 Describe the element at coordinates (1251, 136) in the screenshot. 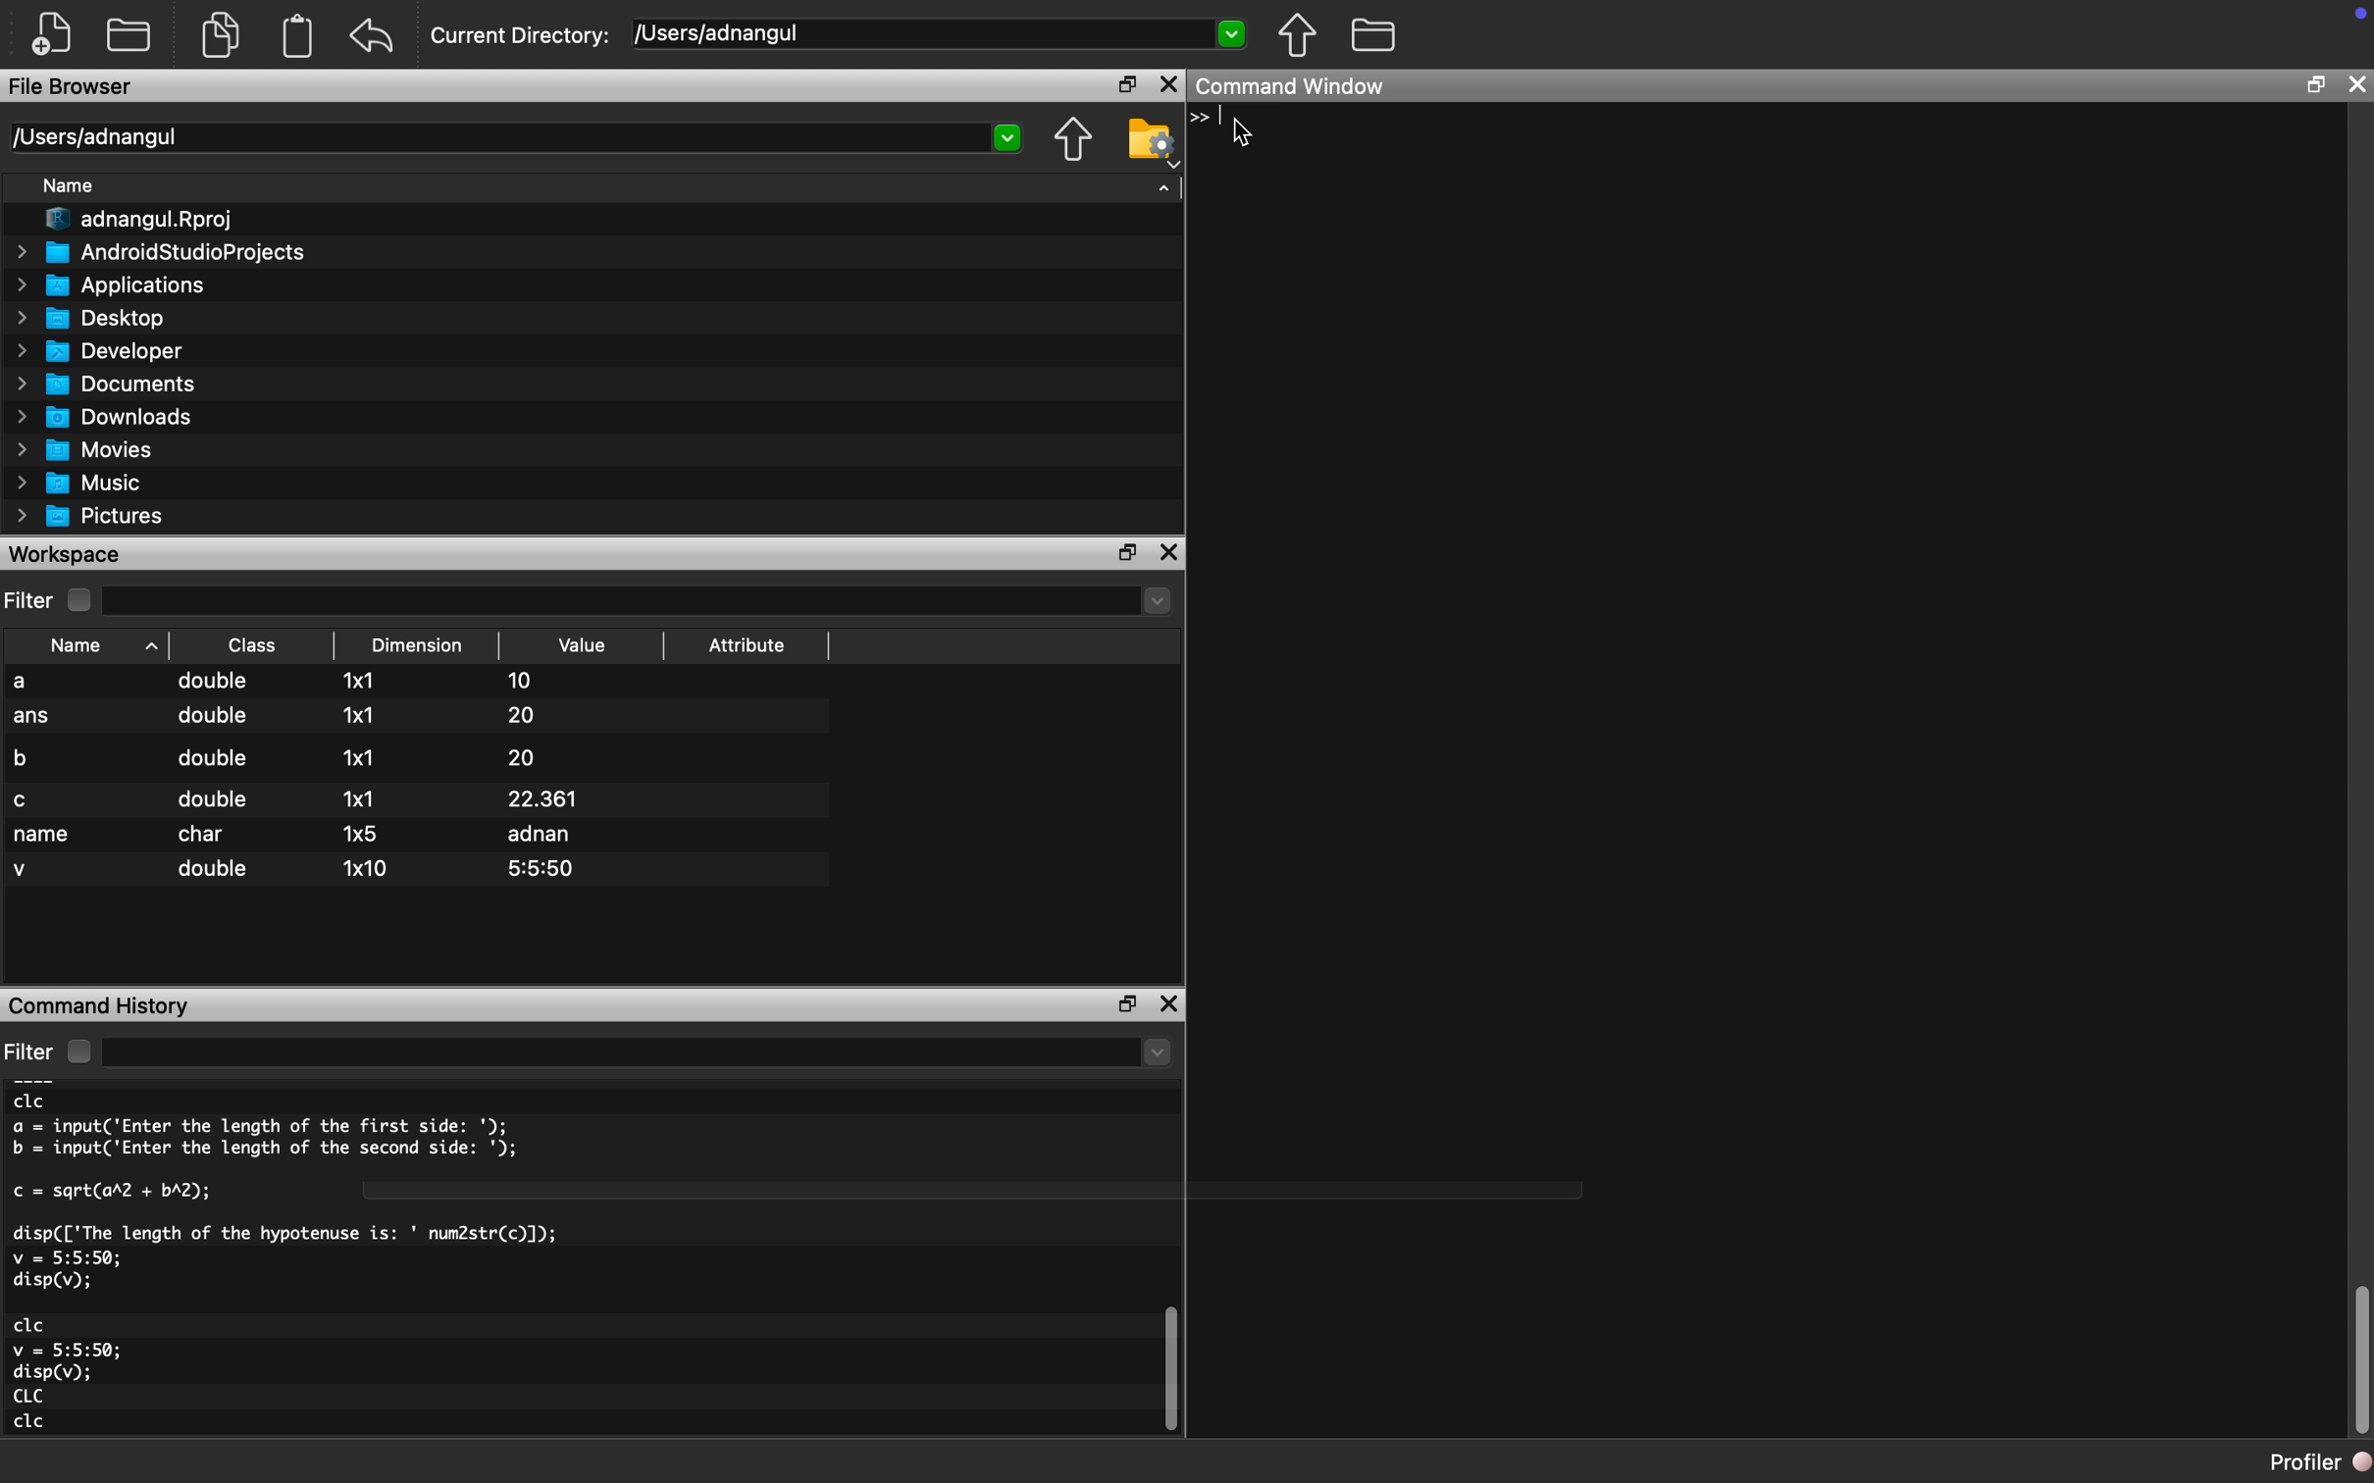

I see `Cursor` at that location.